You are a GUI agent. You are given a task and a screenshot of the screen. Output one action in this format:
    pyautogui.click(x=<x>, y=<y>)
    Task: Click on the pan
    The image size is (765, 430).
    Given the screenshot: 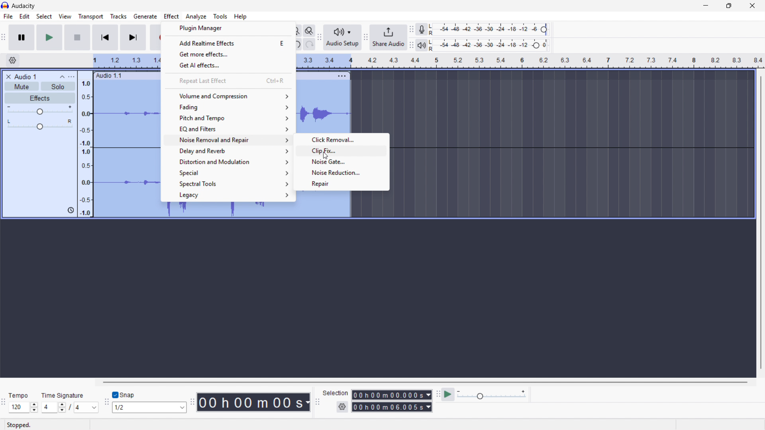 What is the action you would take?
    pyautogui.click(x=39, y=125)
    